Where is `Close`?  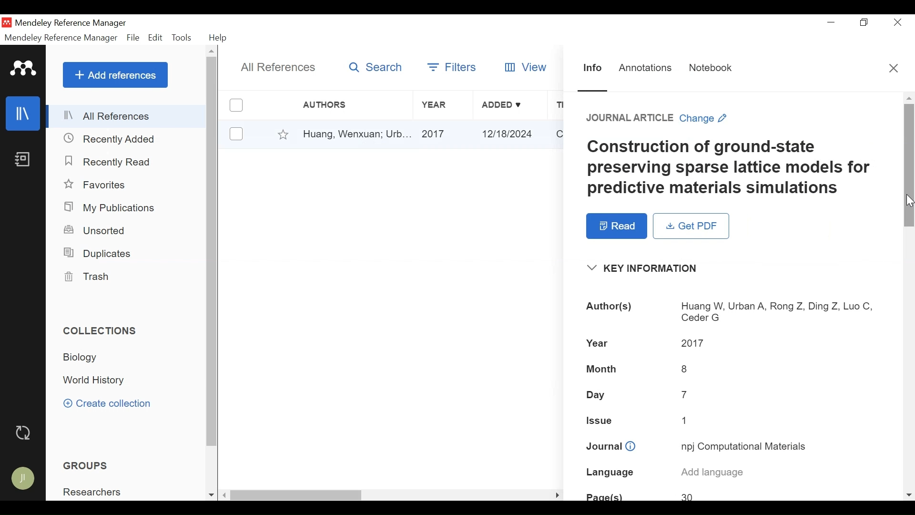 Close is located at coordinates (897, 22).